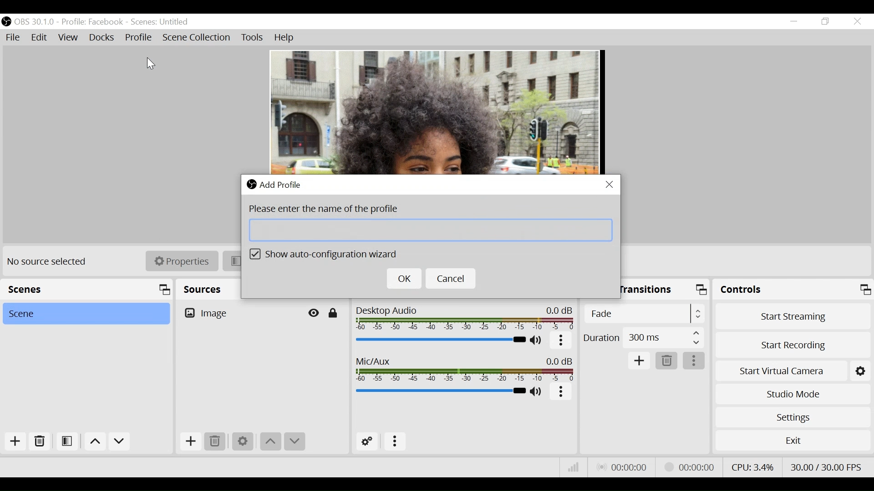 The image size is (874, 491). What do you see at coordinates (441, 340) in the screenshot?
I see `Desktop Audio Slider` at bounding box center [441, 340].